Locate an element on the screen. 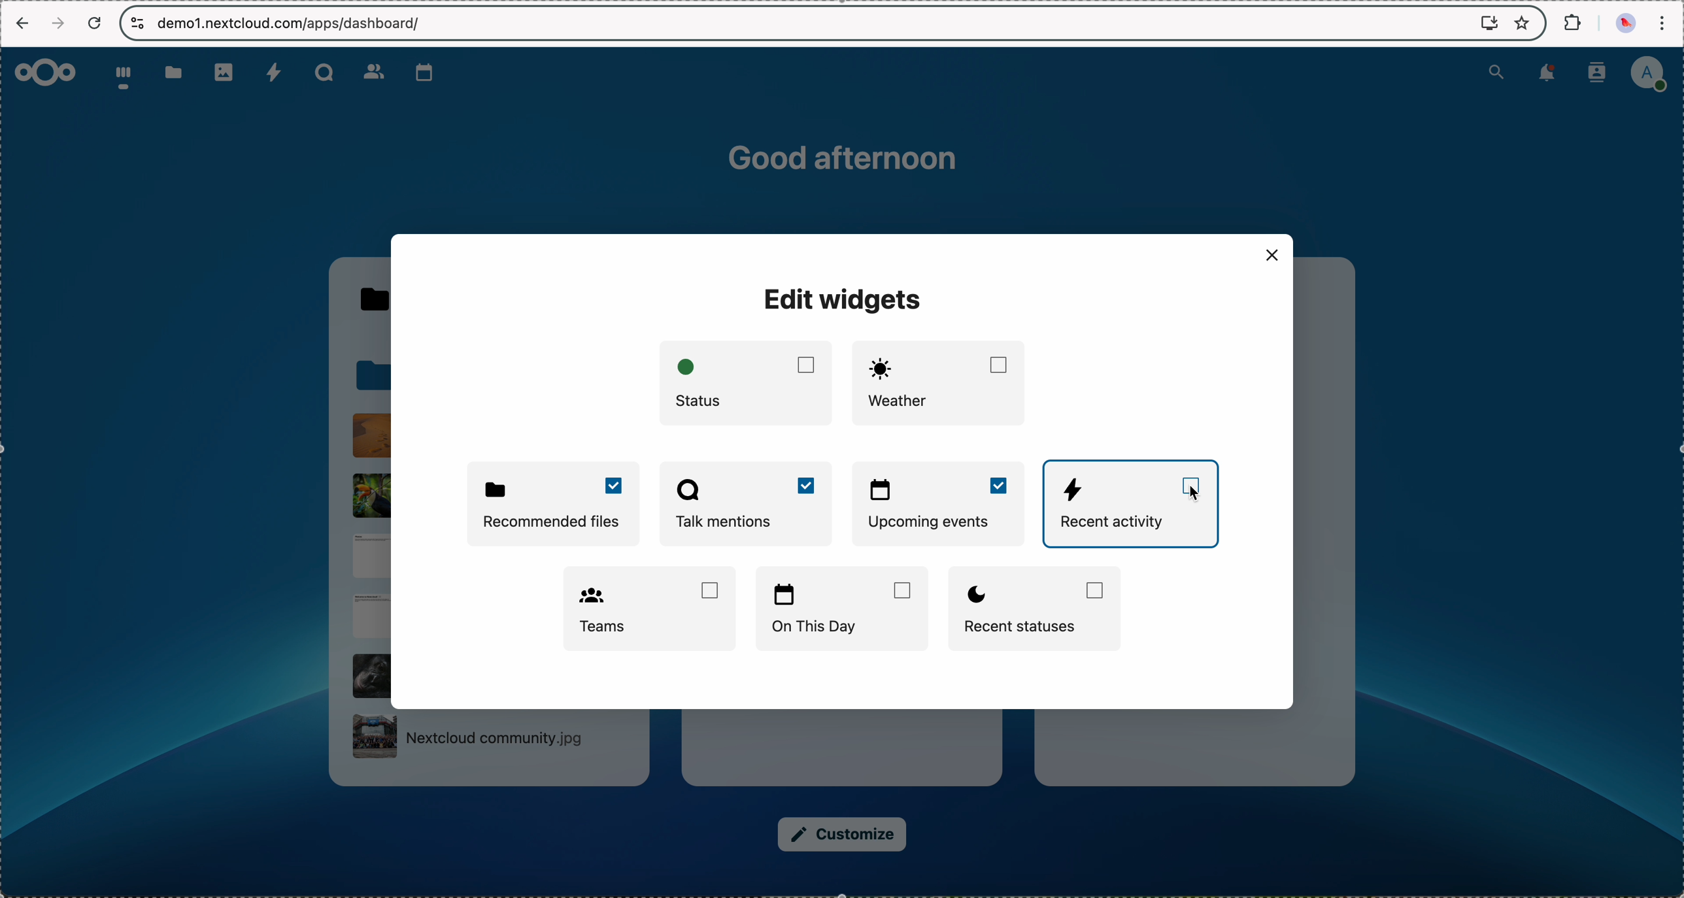 Image resolution: width=1684 pixels, height=898 pixels. navigate back is located at coordinates (21, 25).